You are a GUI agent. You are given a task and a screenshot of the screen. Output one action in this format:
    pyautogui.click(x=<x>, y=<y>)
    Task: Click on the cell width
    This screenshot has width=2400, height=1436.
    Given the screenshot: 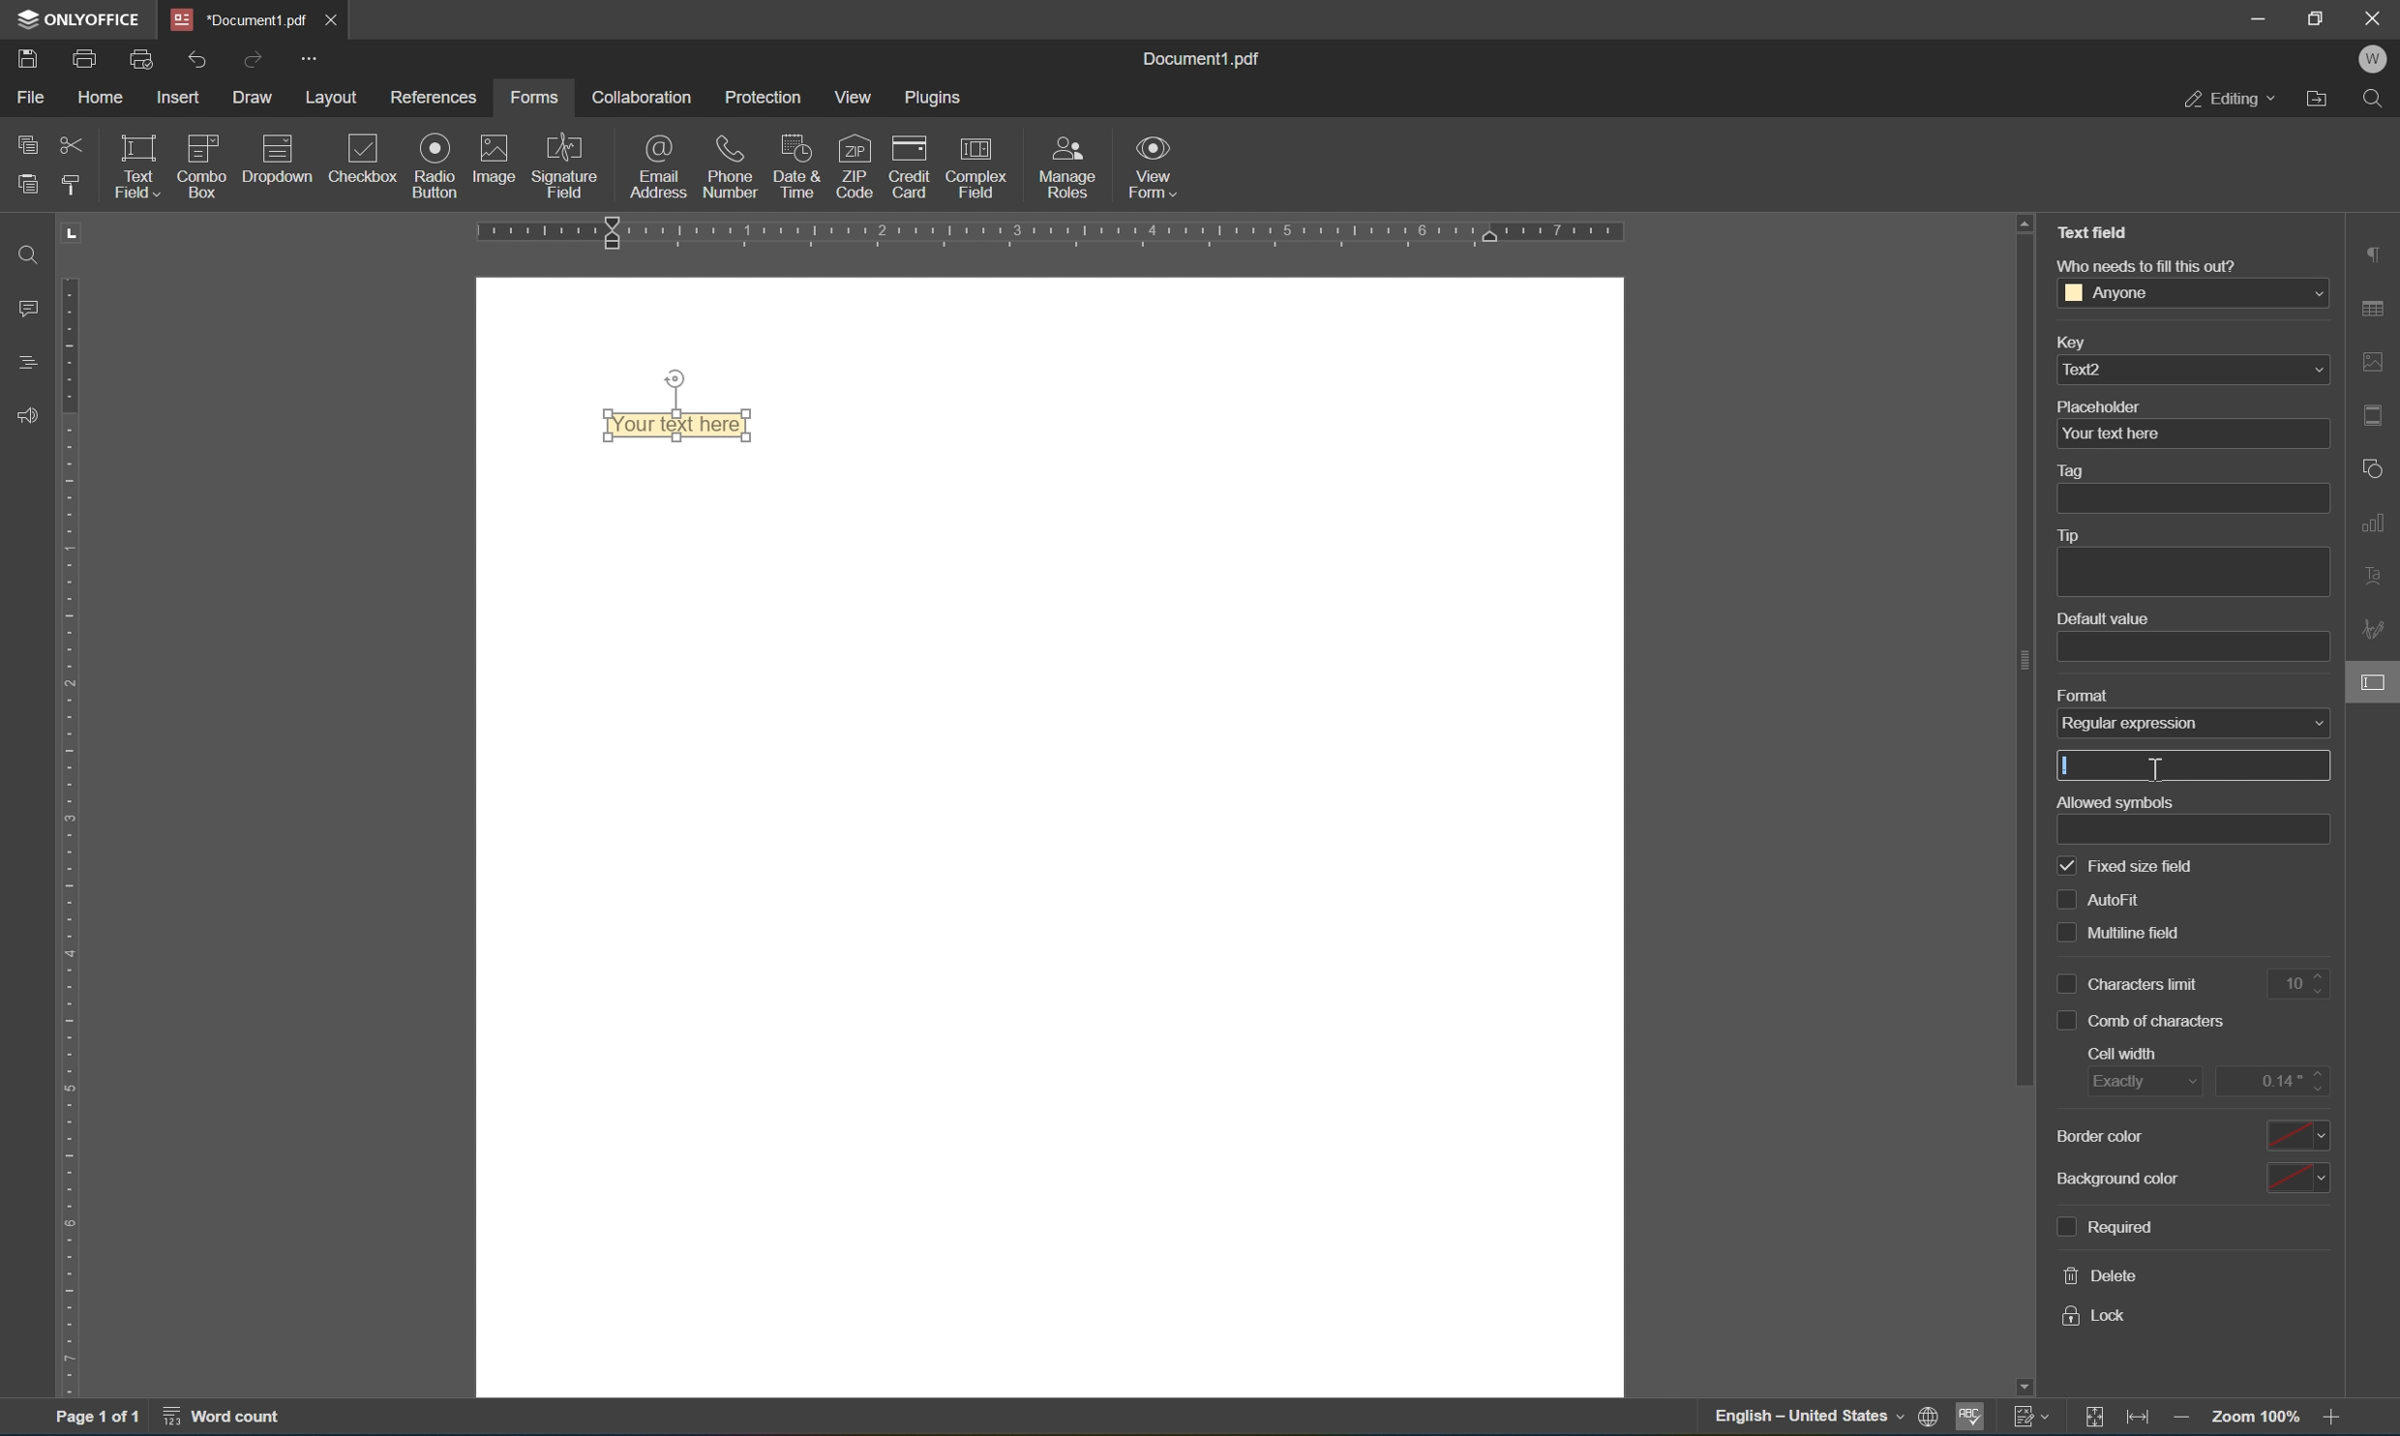 What is the action you would take?
    pyautogui.click(x=2122, y=1054)
    